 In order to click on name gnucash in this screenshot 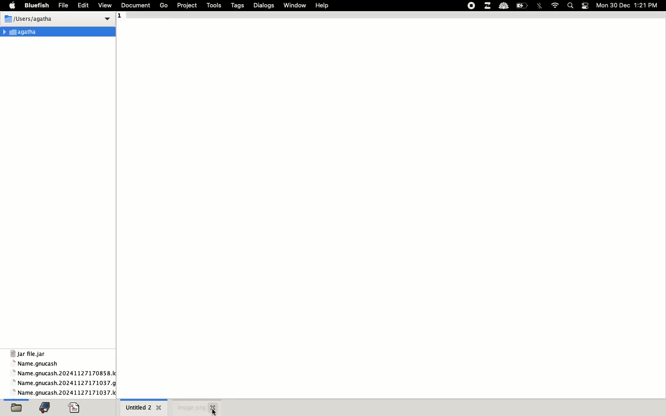, I will do `click(35, 364)`.